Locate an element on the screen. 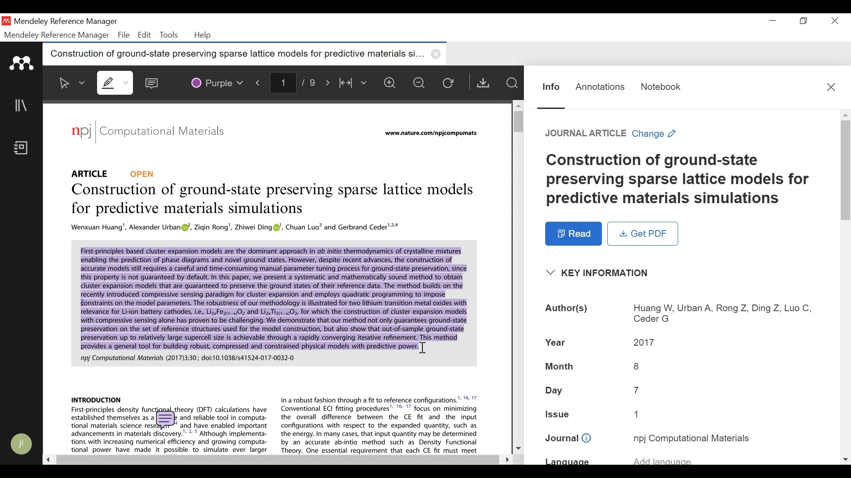 This screenshot has height=478, width=851. URL is located at coordinates (433, 134).